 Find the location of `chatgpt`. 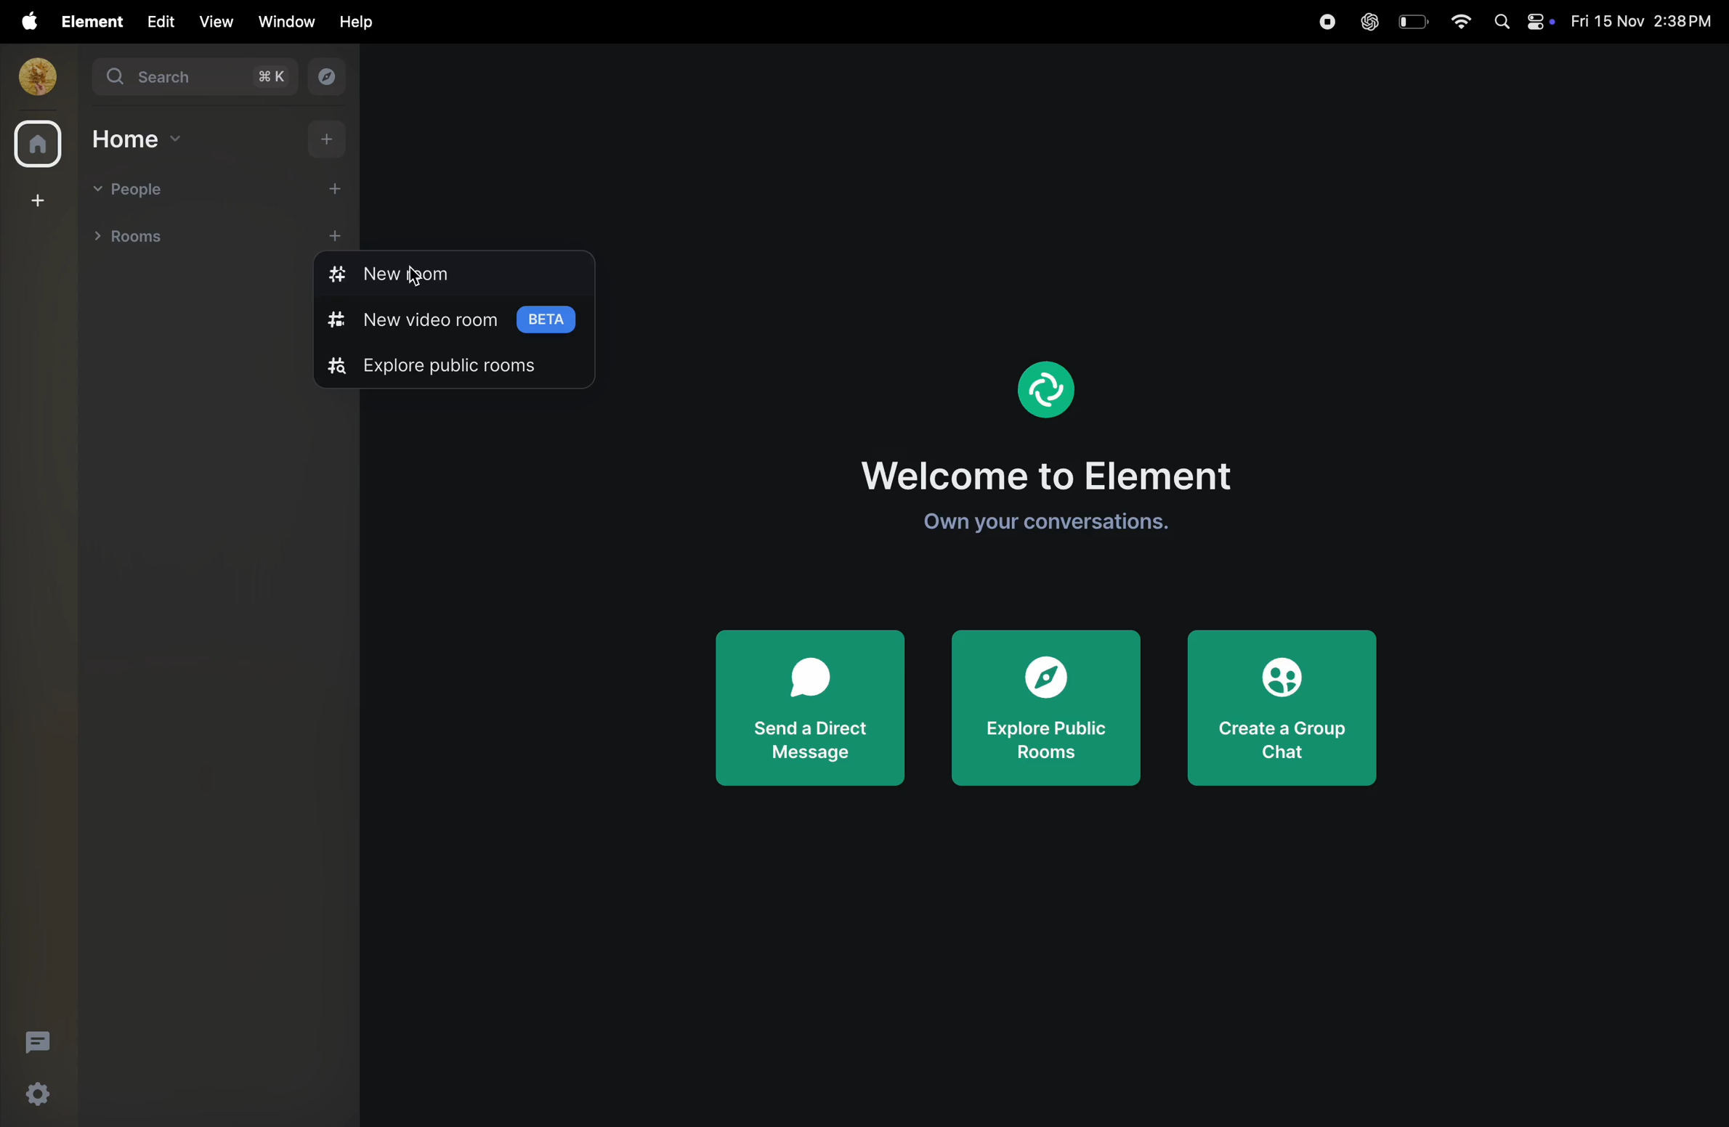

chatgpt is located at coordinates (1369, 23).